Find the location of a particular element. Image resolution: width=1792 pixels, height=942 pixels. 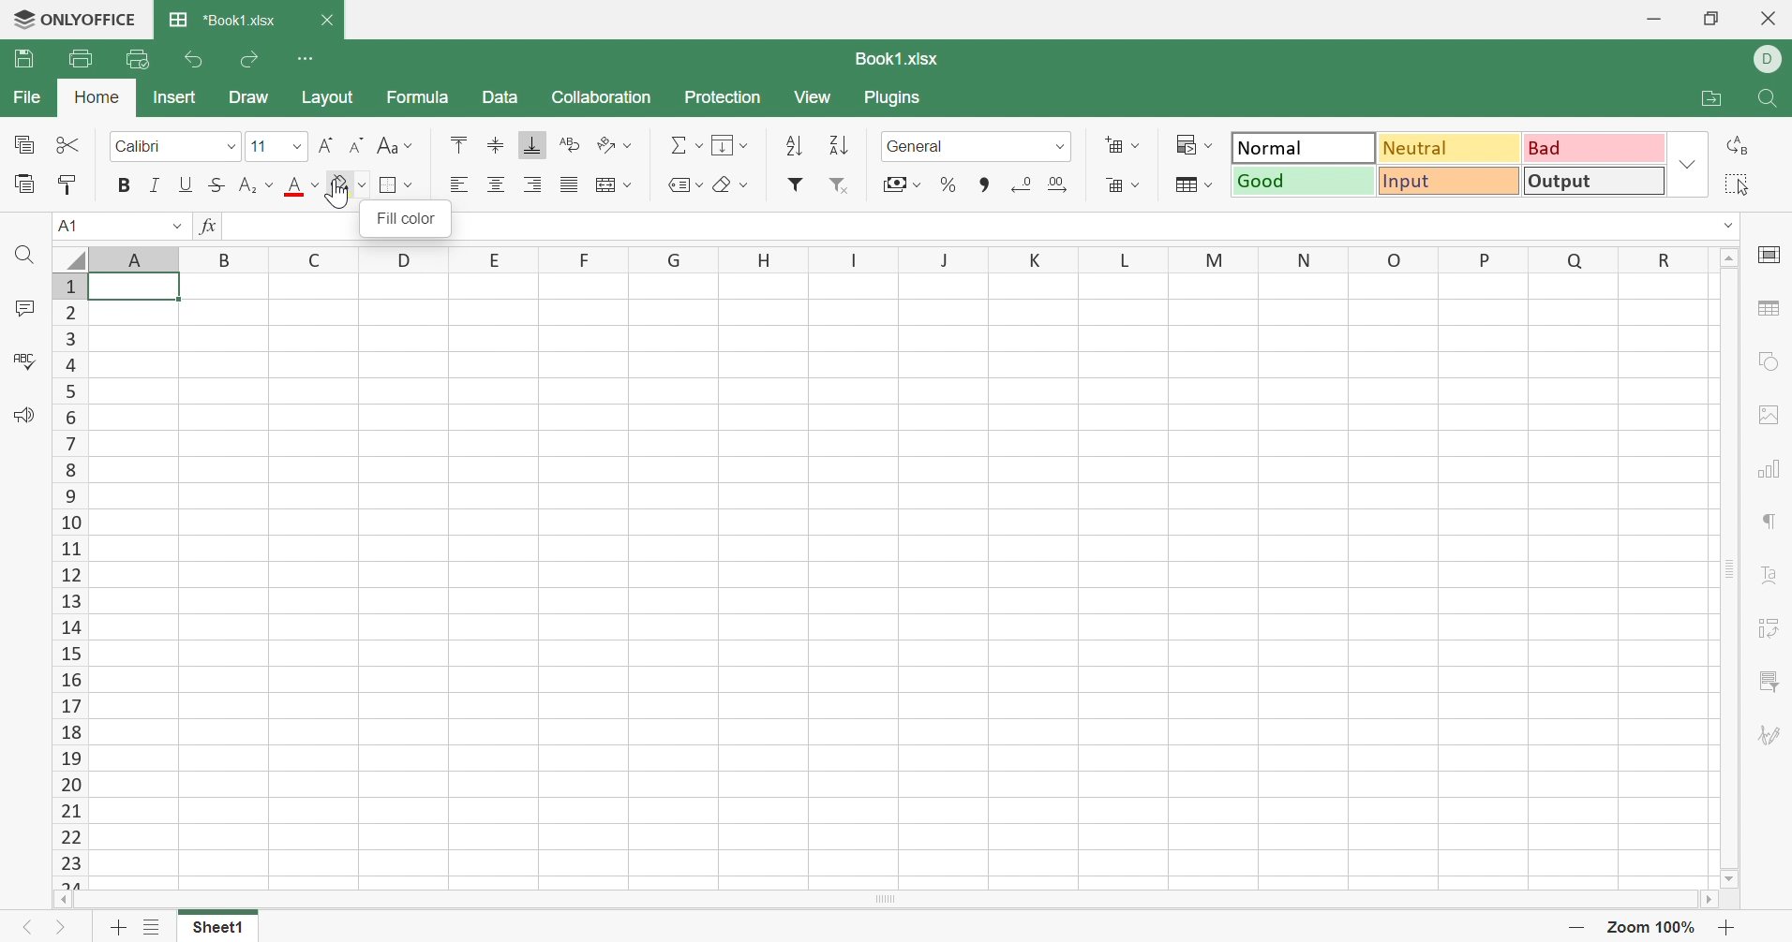

Increase decimal is located at coordinates (1057, 183).